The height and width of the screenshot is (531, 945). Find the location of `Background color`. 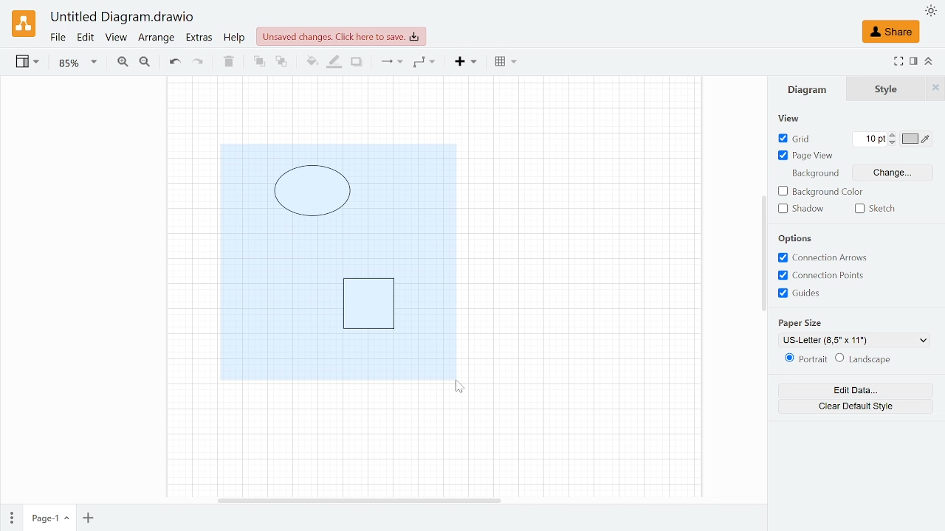

Background color is located at coordinates (820, 192).